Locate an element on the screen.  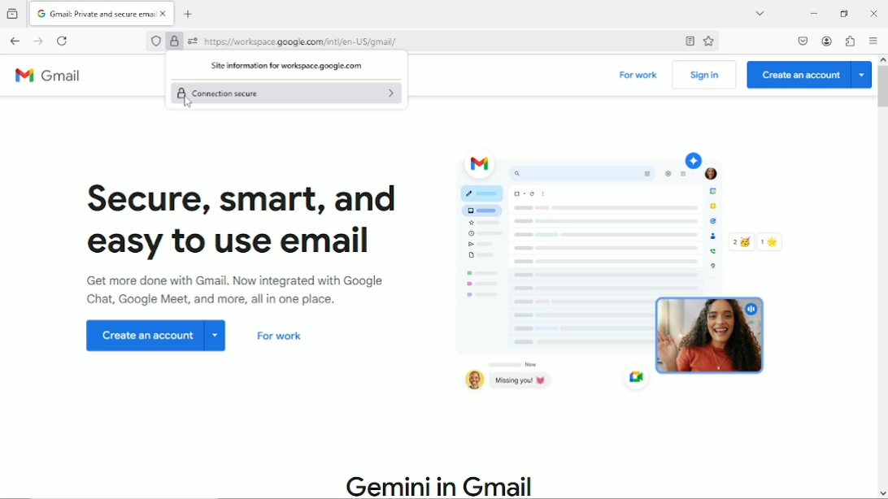
Gemini in Gmail is located at coordinates (444, 481).